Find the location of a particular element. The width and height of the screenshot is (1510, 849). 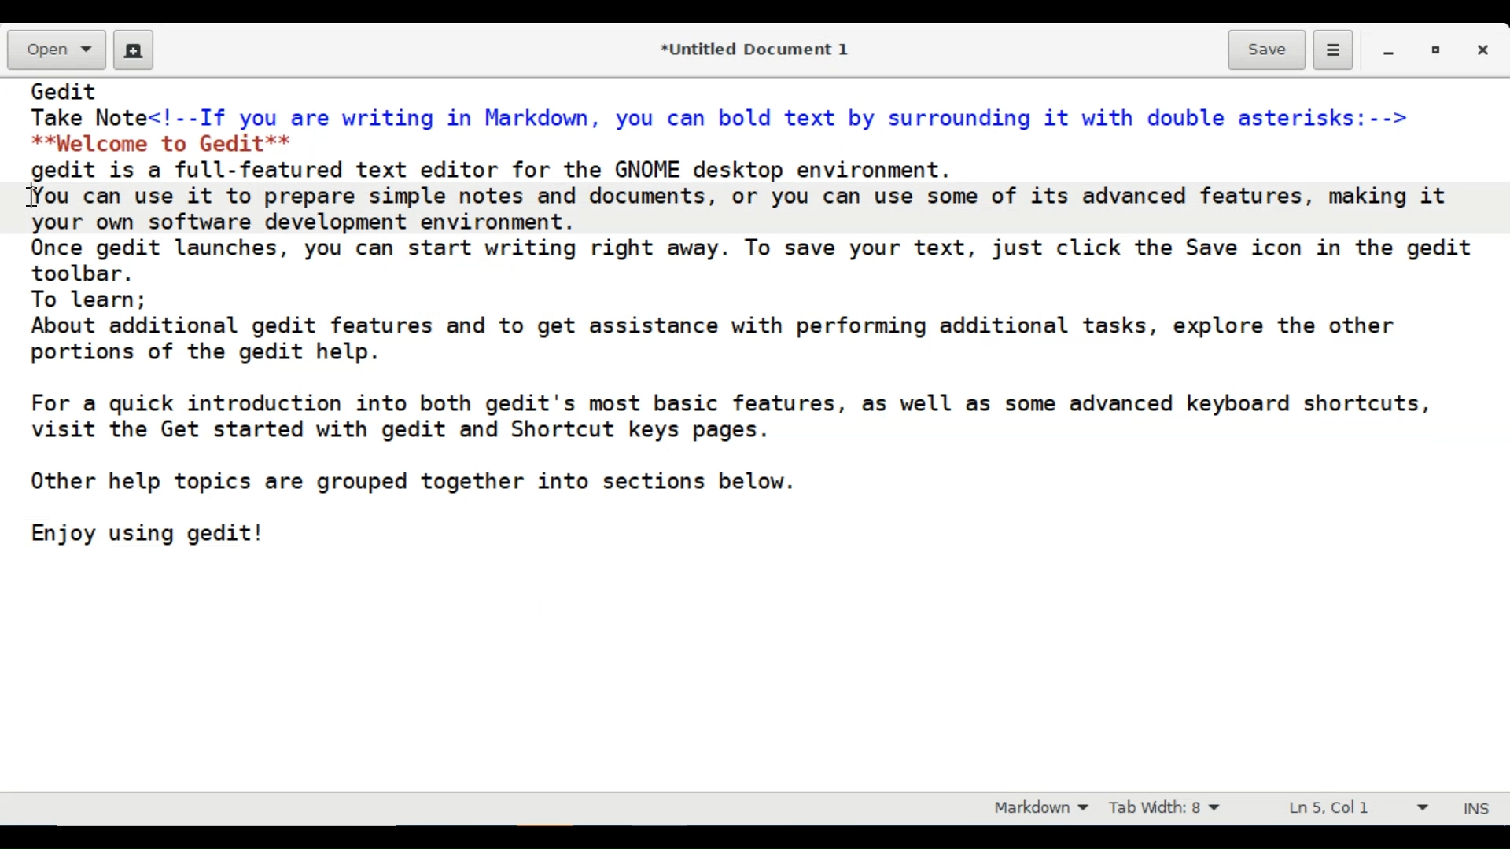

Application menu is located at coordinates (1332, 51).